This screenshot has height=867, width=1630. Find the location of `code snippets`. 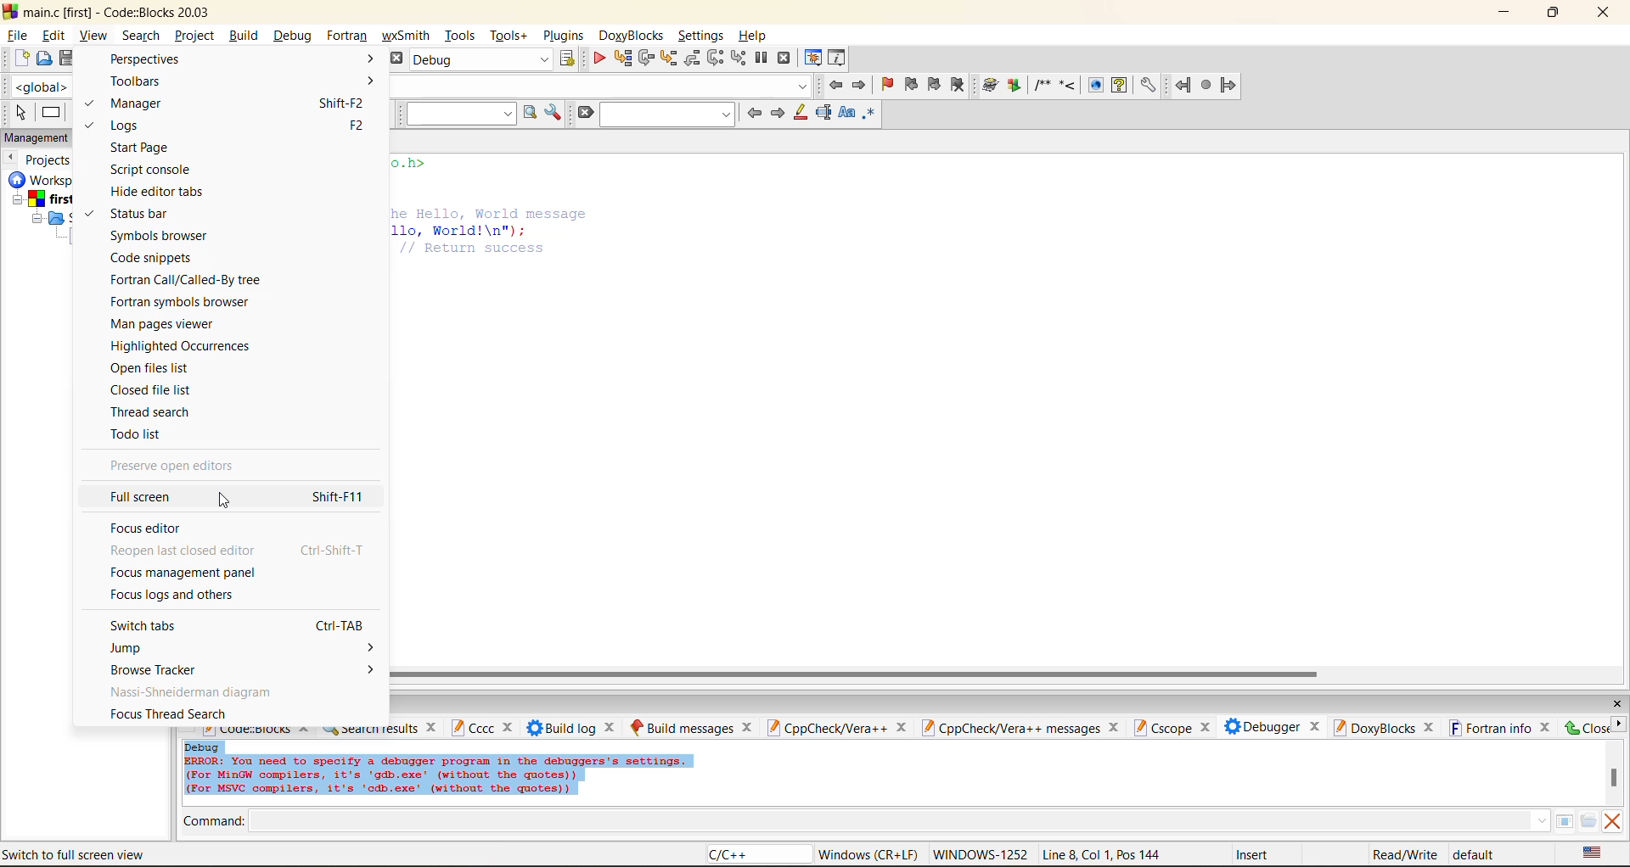

code snippets is located at coordinates (155, 258).